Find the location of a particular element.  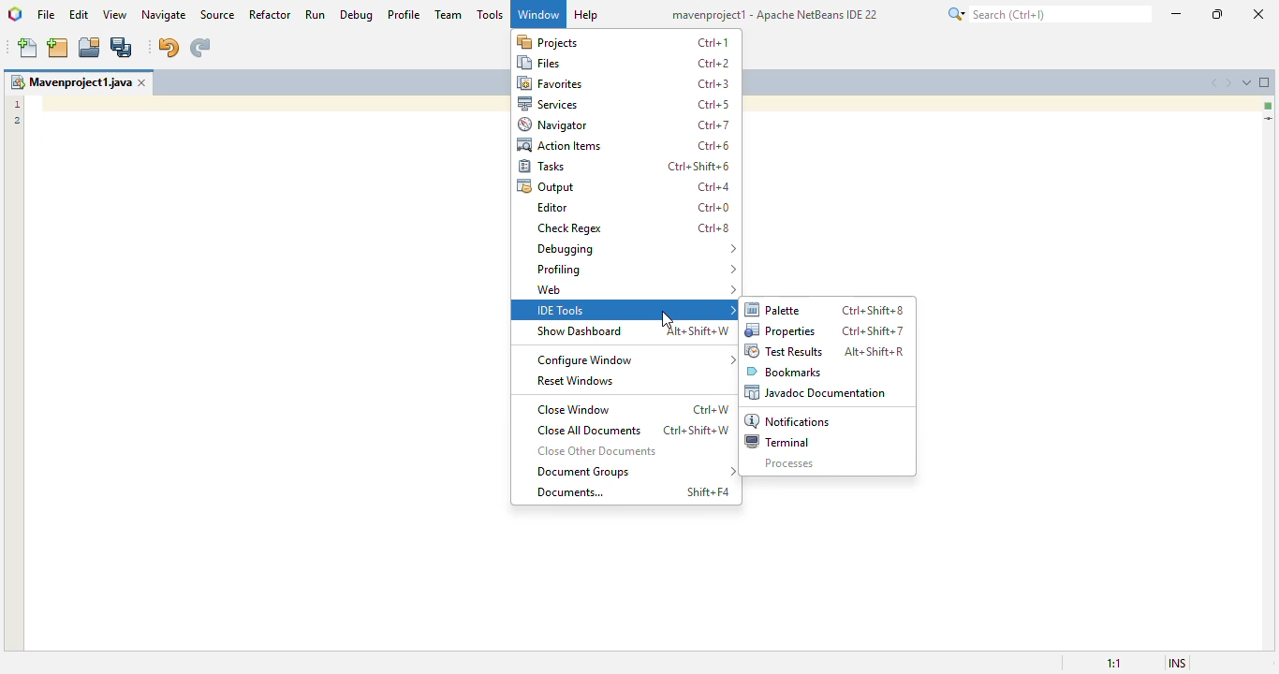

notifications is located at coordinates (787, 420).